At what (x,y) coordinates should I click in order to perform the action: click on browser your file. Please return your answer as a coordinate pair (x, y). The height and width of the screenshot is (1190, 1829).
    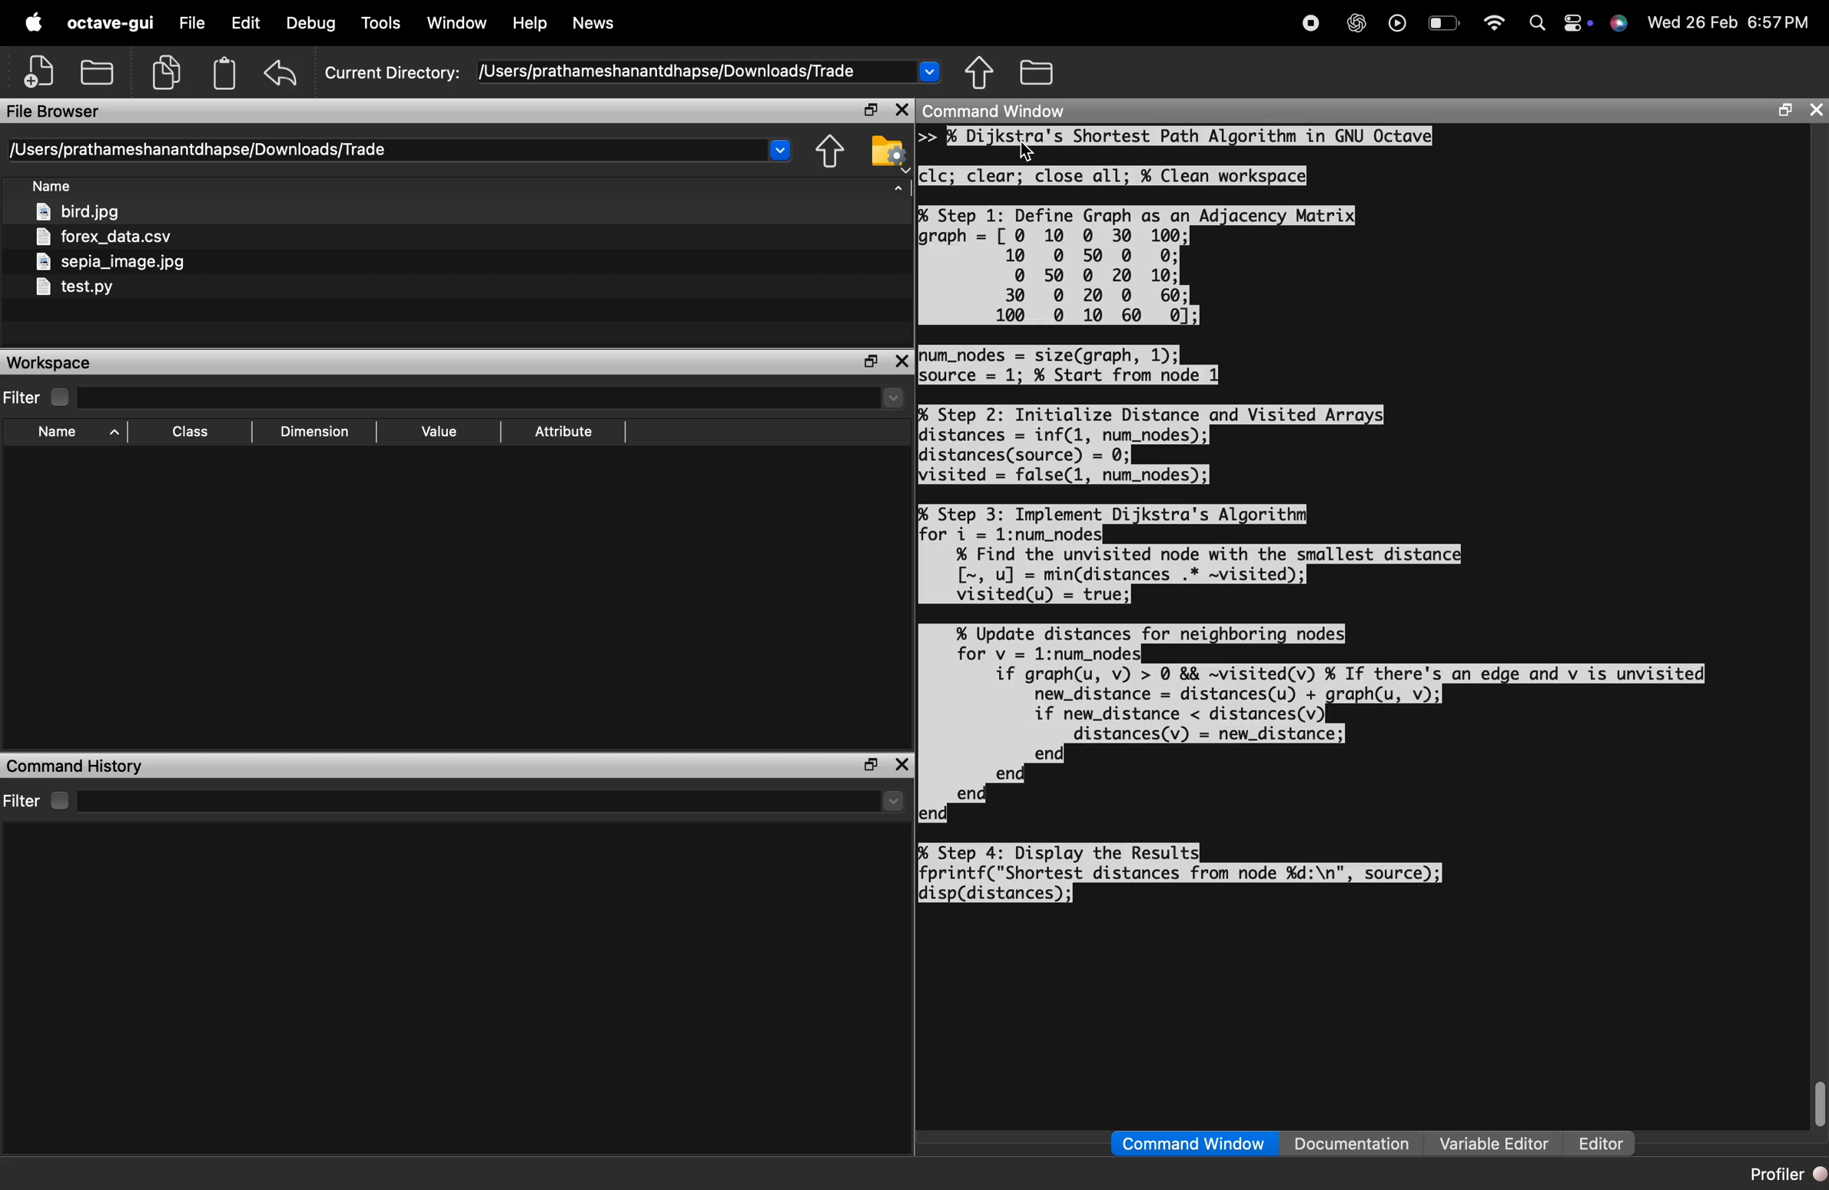
    Looking at the image, I should click on (888, 156).